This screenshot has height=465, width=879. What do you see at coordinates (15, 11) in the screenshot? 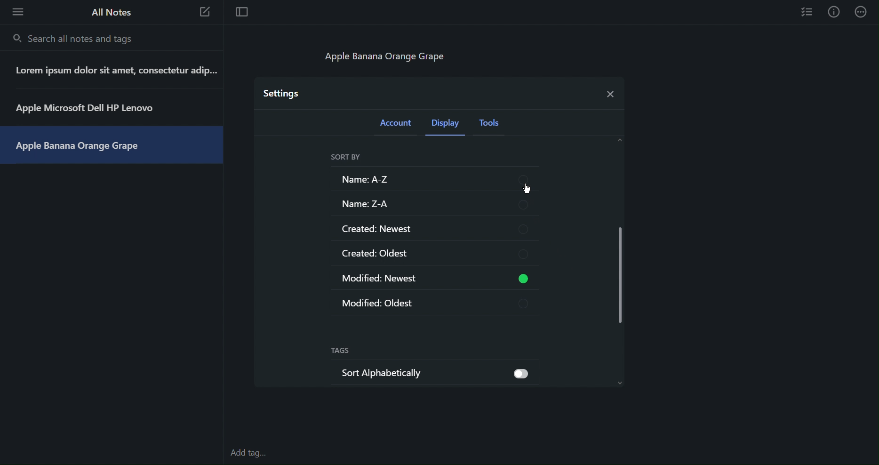
I see `More Options` at bounding box center [15, 11].